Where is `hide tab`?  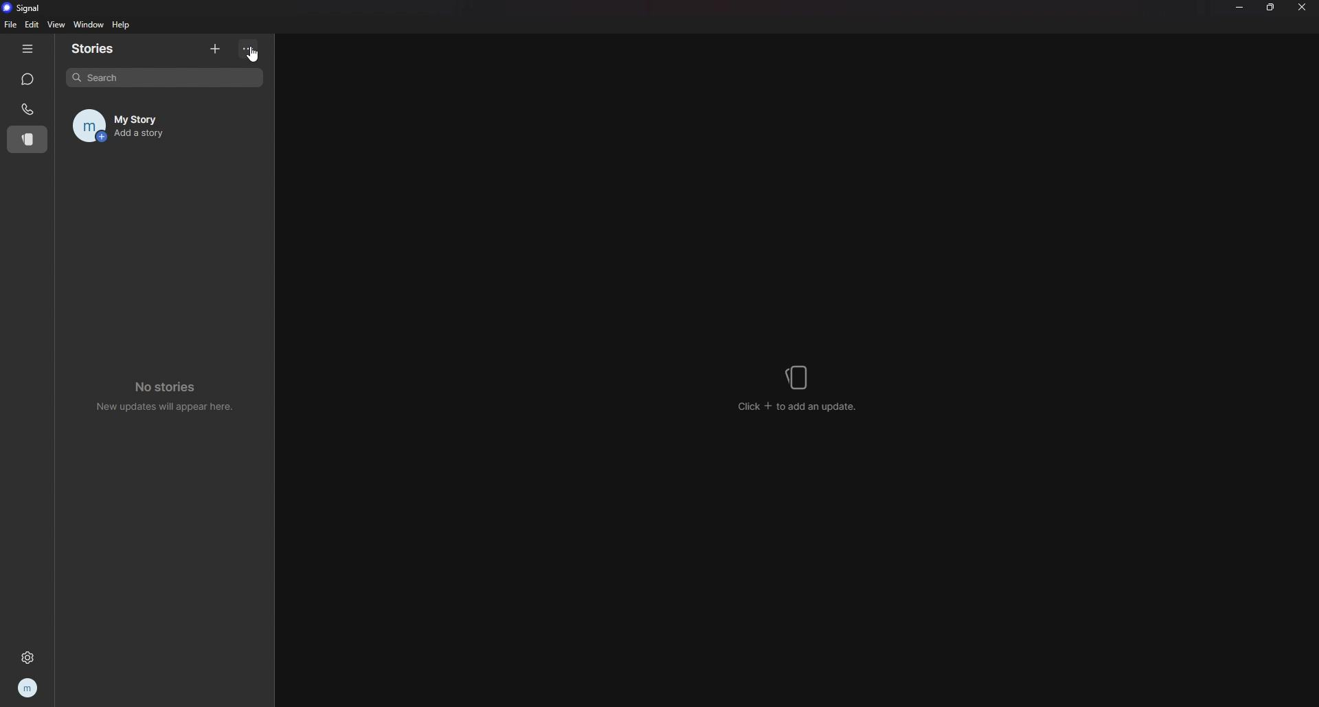 hide tab is located at coordinates (27, 49).